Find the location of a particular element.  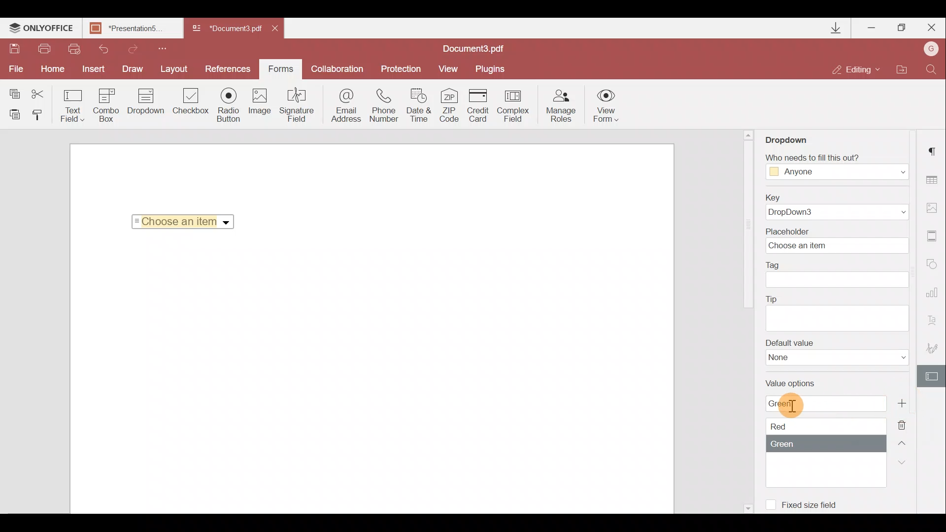

Layout is located at coordinates (177, 69).